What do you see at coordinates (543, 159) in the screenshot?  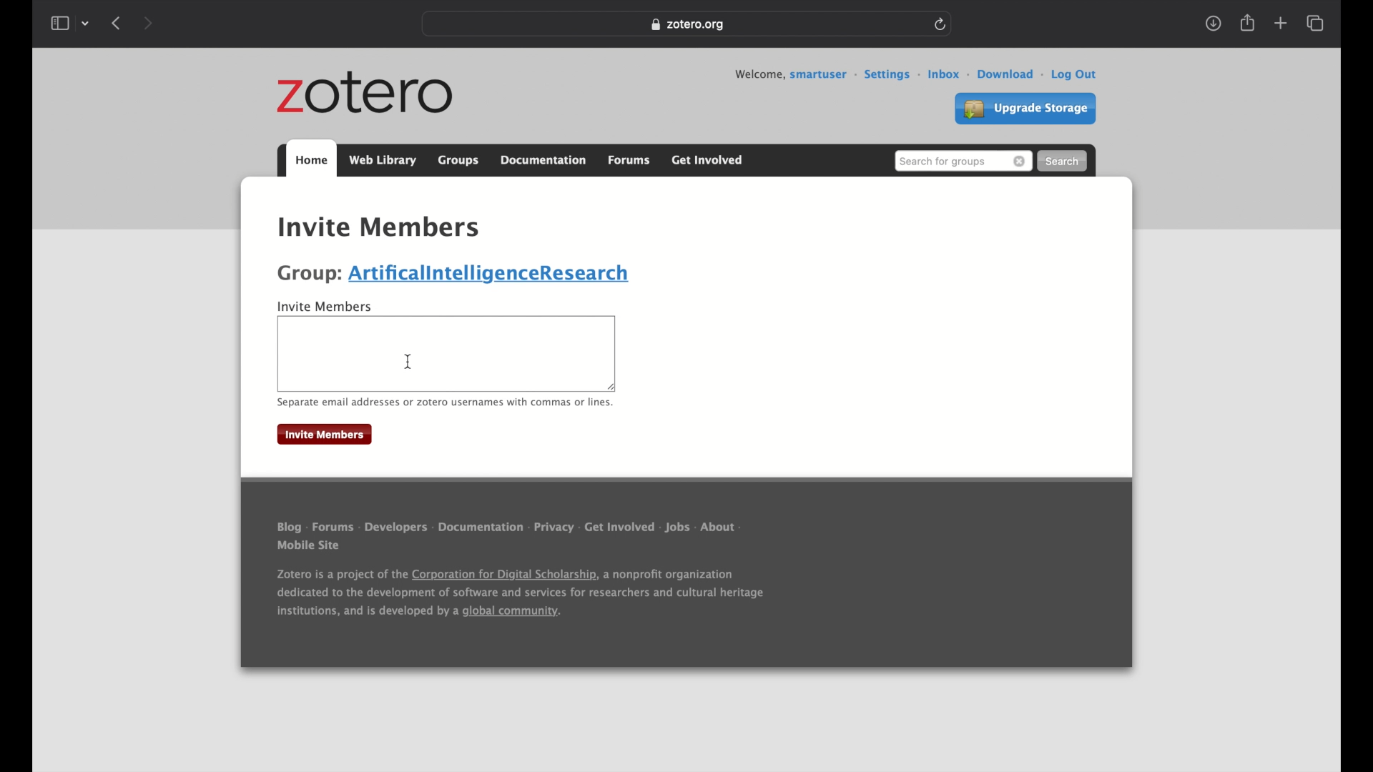 I see `documentation` at bounding box center [543, 159].